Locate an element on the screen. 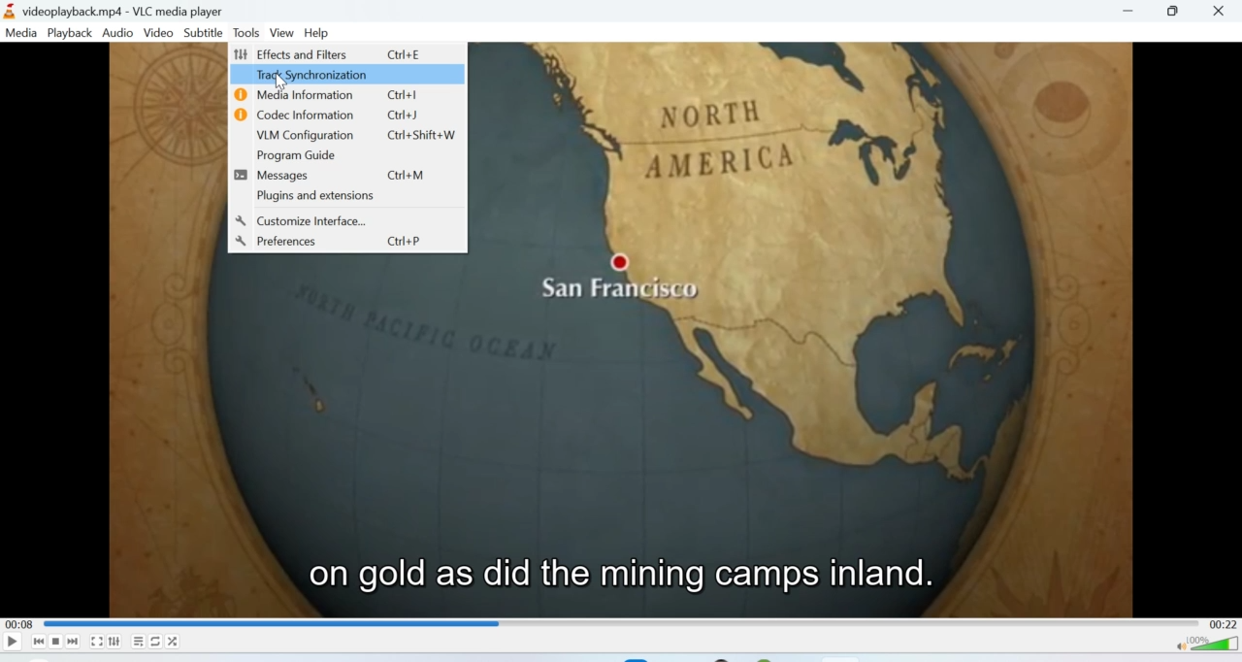  Shuffle is located at coordinates (174, 643).